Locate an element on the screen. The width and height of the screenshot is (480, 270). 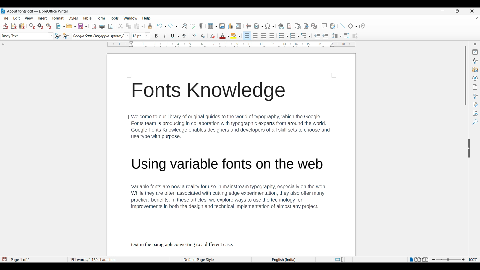
Clear direct formatting  is located at coordinates (212, 36).